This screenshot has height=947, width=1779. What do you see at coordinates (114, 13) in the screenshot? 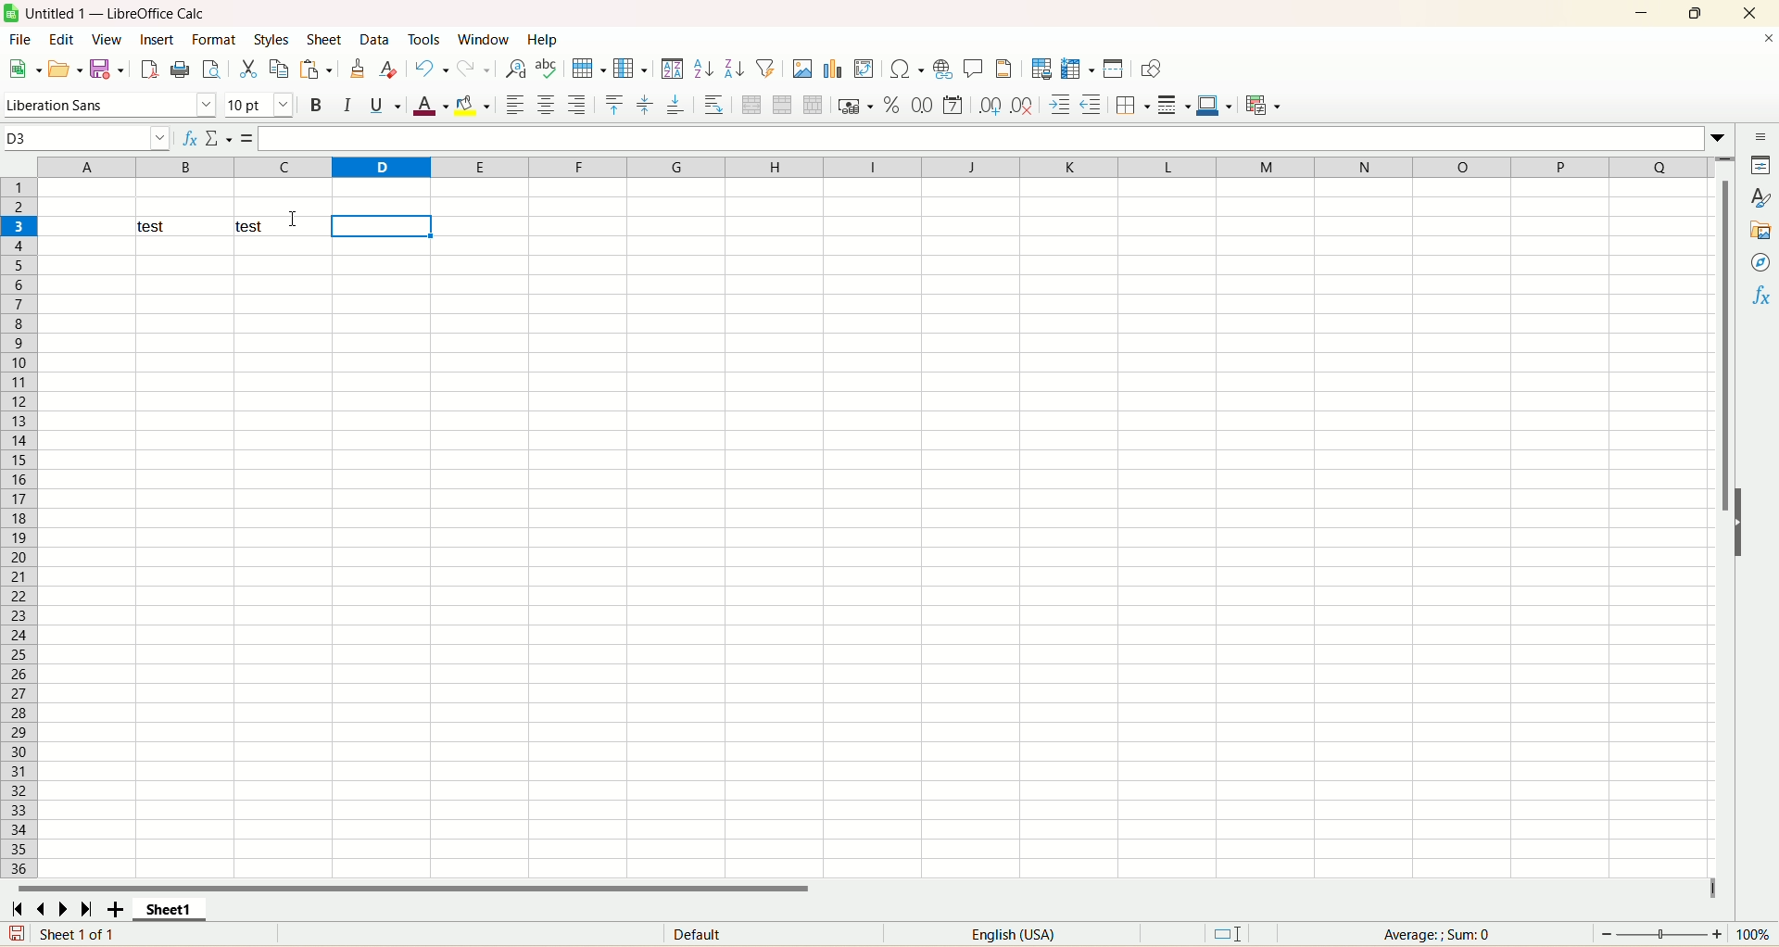
I see `Untitled 1 — LibreOffice Calc` at bounding box center [114, 13].